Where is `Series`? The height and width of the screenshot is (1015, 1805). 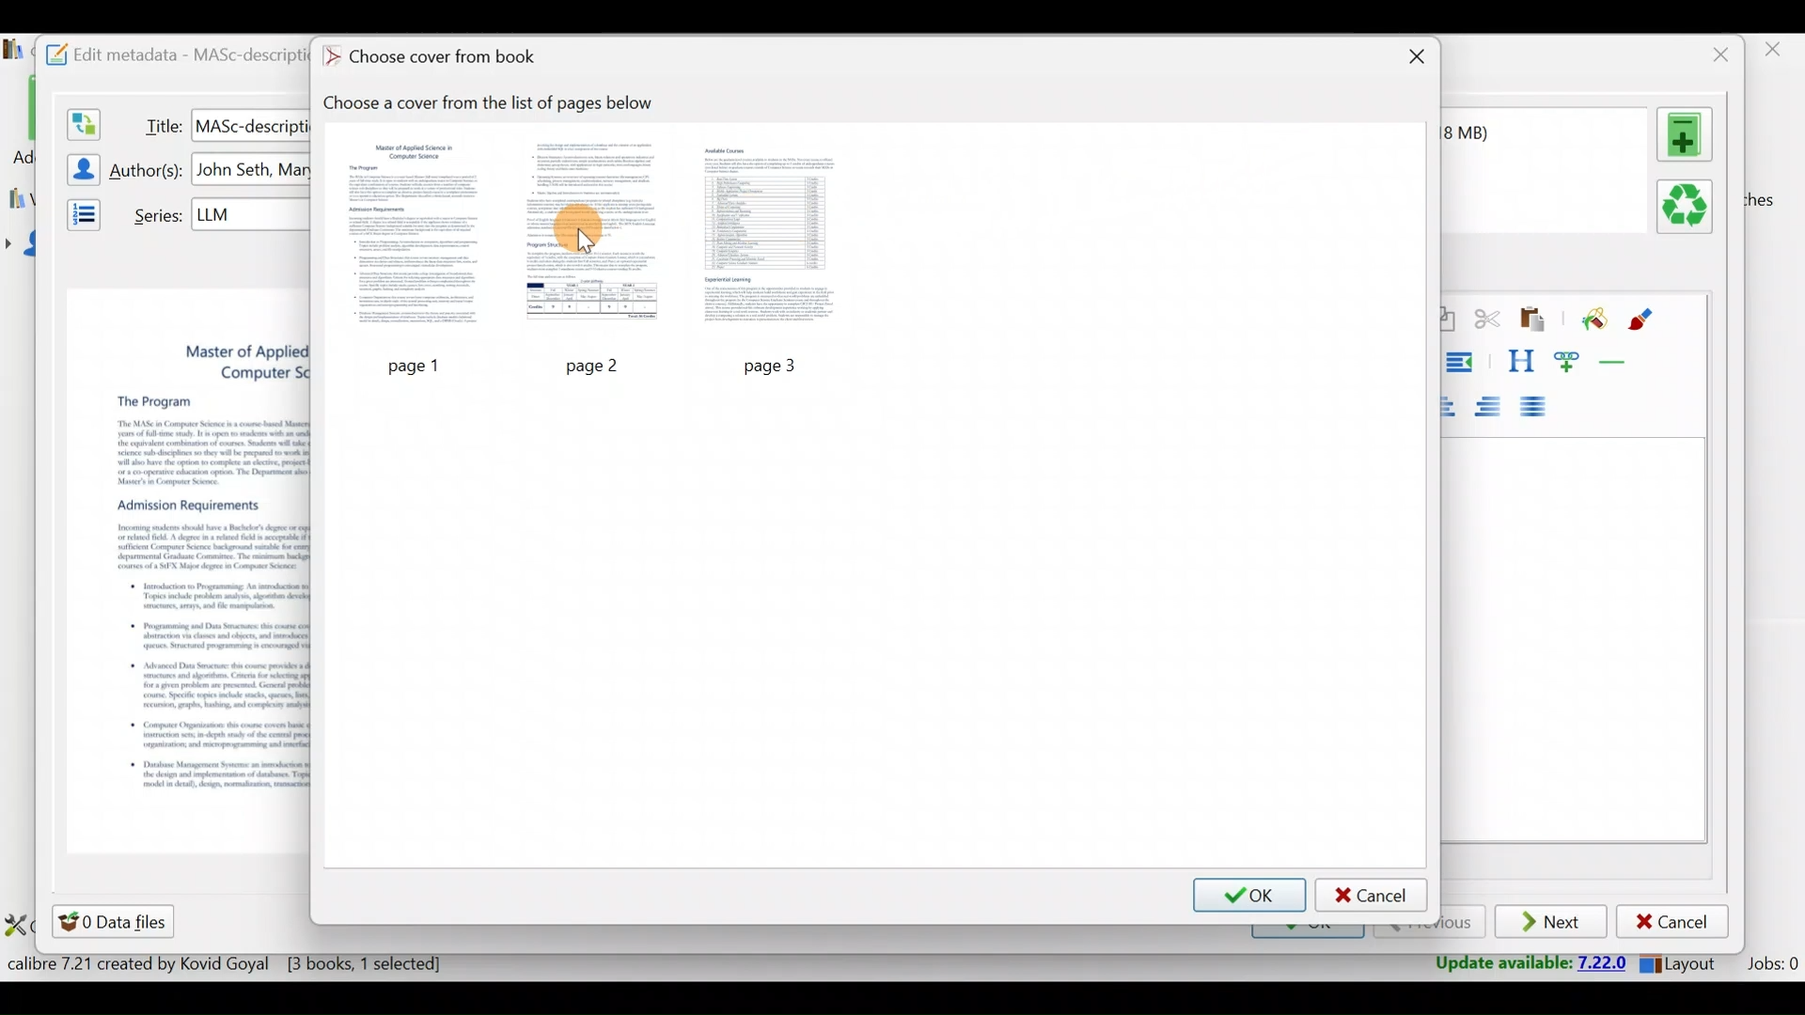
Series is located at coordinates (153, 213).